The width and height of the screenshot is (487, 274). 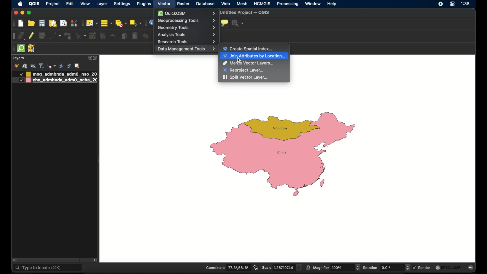 I want to click on close, so click(x=16, y=13).